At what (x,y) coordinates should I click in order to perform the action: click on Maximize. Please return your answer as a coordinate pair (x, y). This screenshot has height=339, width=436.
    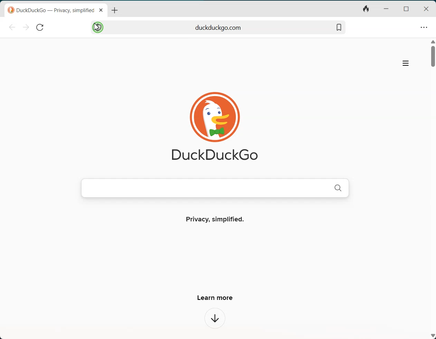
    Looking at the image, I should click on (406, 8).